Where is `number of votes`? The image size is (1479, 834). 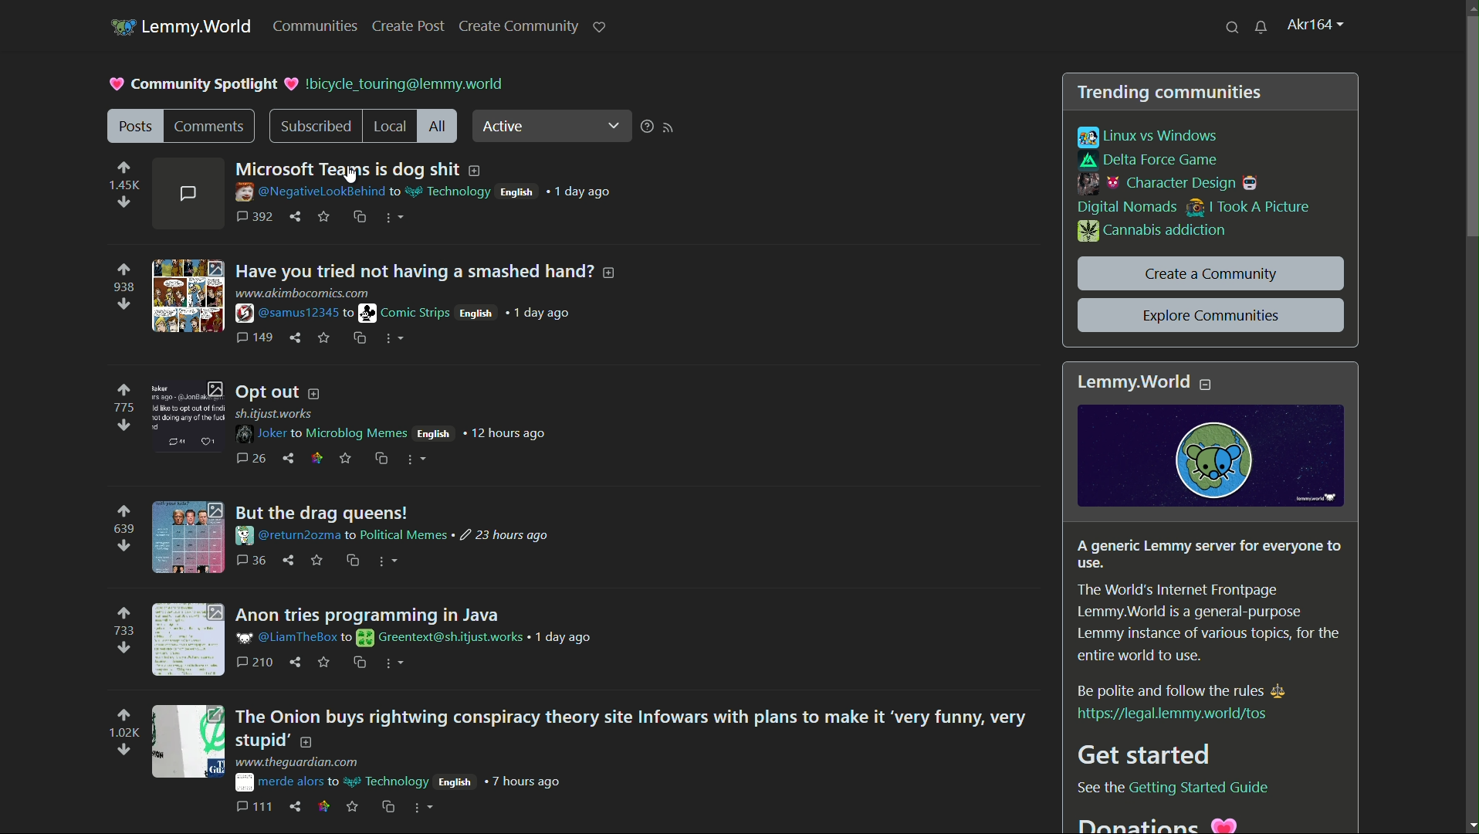
number of votes is located at coordinates (125, 187).